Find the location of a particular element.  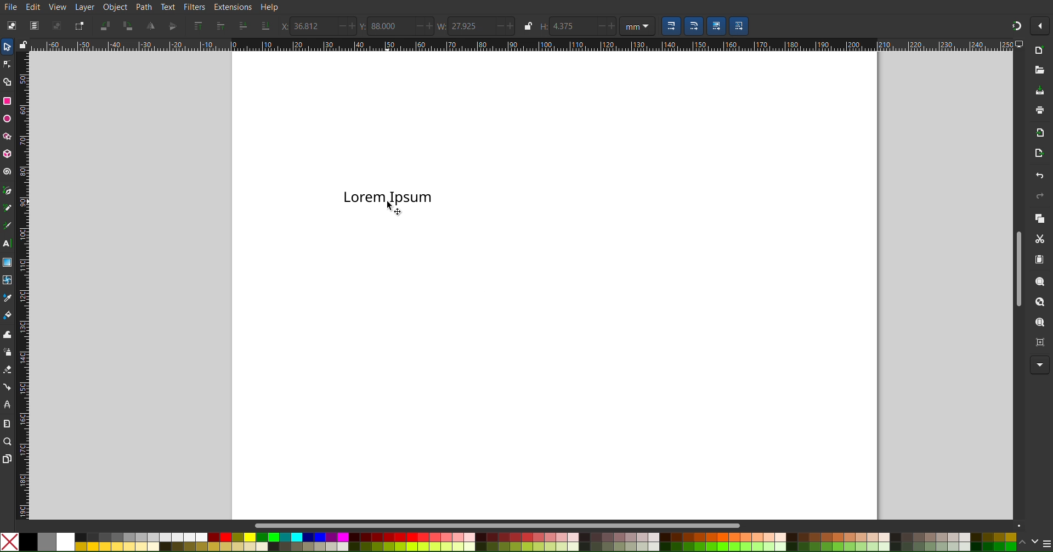

Snapping is located at coordinates (1016, 26).